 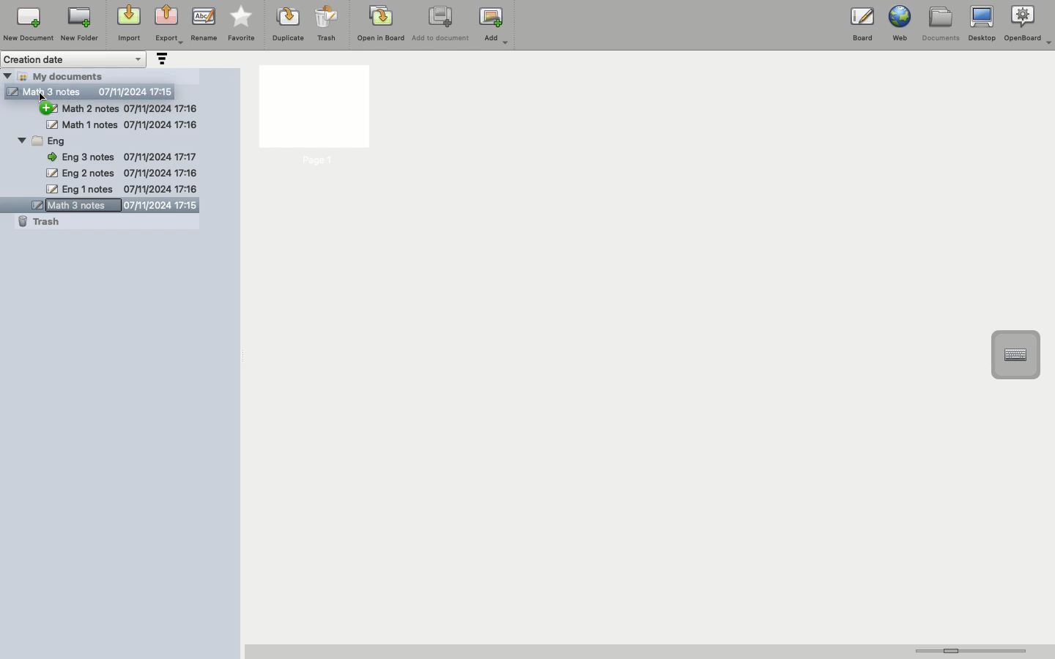 What do you see at coordinates (45, 100) in the screenshot?
I see `cursor` at bounding box center [45, 100].